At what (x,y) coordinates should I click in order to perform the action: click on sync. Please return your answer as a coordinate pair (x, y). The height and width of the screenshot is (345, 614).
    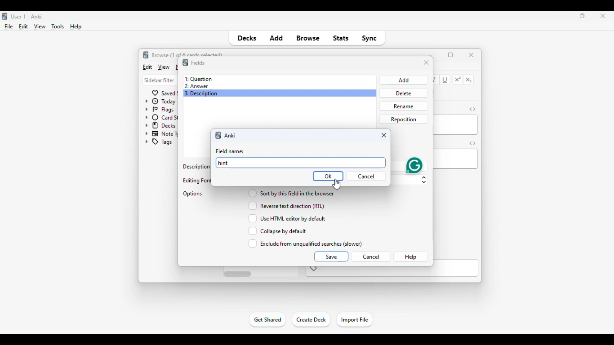
    Looking at the image, I should click on (369, 38).